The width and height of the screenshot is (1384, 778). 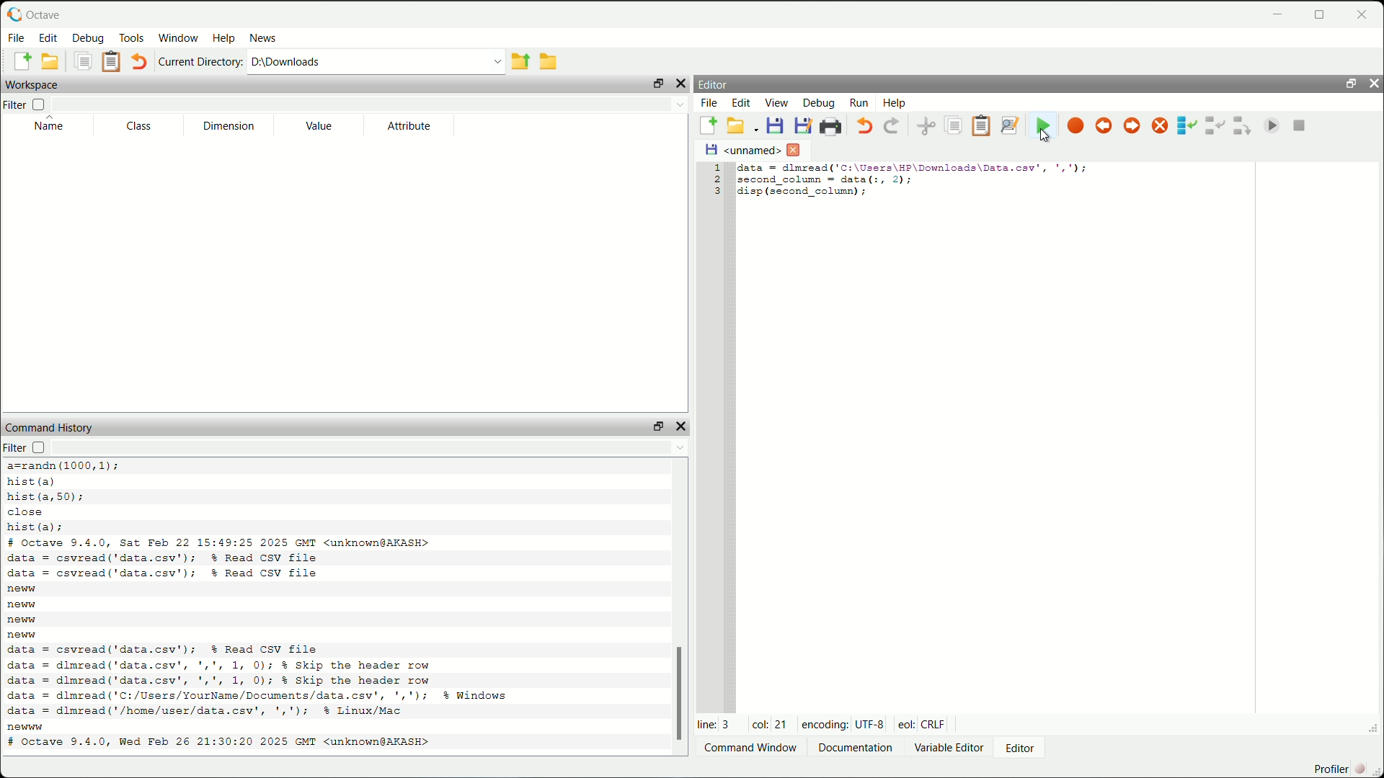 I want to click on file, so click(x=16, y=37).